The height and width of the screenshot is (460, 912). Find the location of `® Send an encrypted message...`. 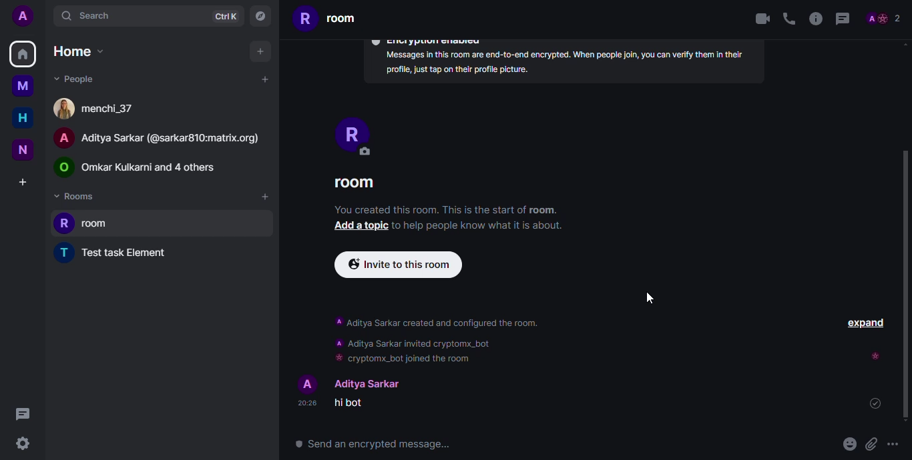

® Send an encrypted message... is located at coordinates (375, 443).